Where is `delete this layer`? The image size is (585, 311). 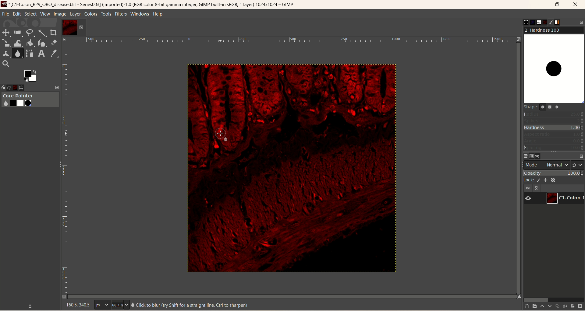 delete this layer is located at coordinates (580, 306).